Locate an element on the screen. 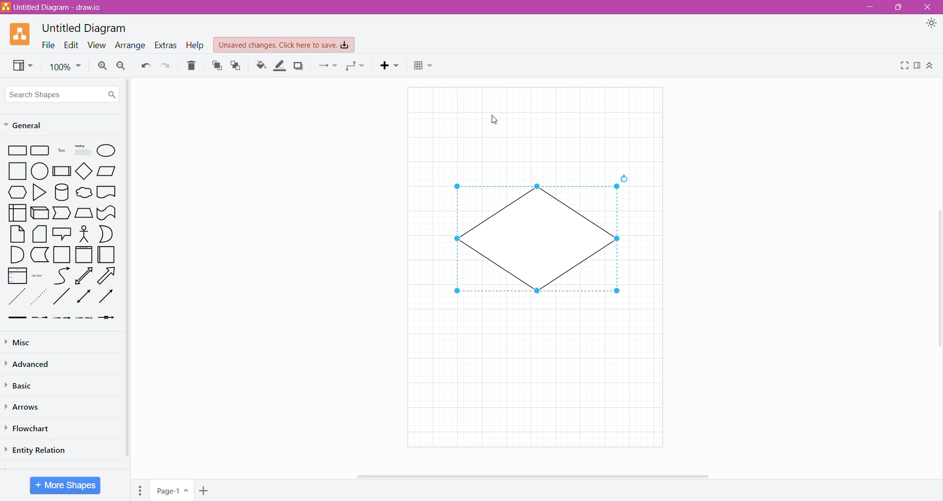  Insert Page is located at coordinates (205, 490).